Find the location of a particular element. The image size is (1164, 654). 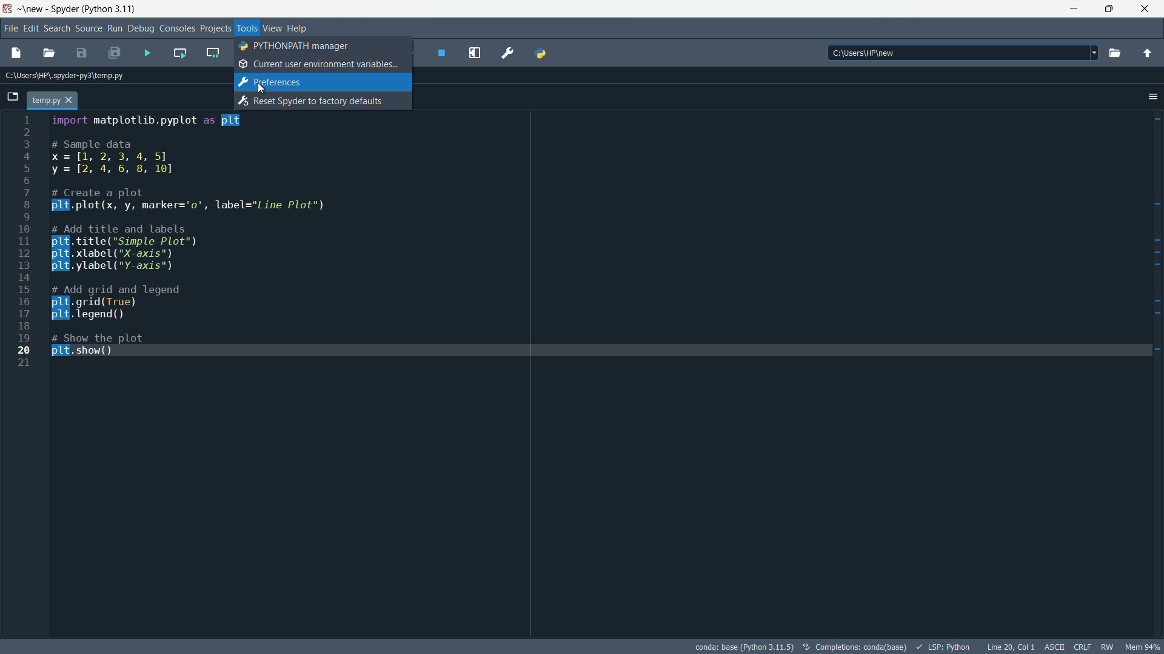

pythonpath manager is located at coordinates (296, 47).